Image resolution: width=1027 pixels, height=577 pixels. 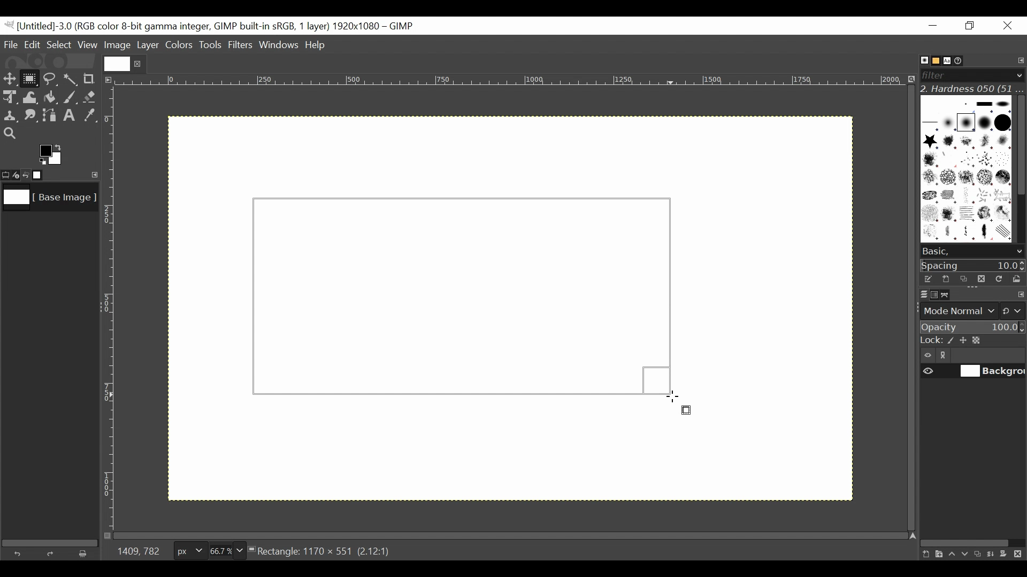 I want to click on Duplicate brush, so click(x=963, y=279).